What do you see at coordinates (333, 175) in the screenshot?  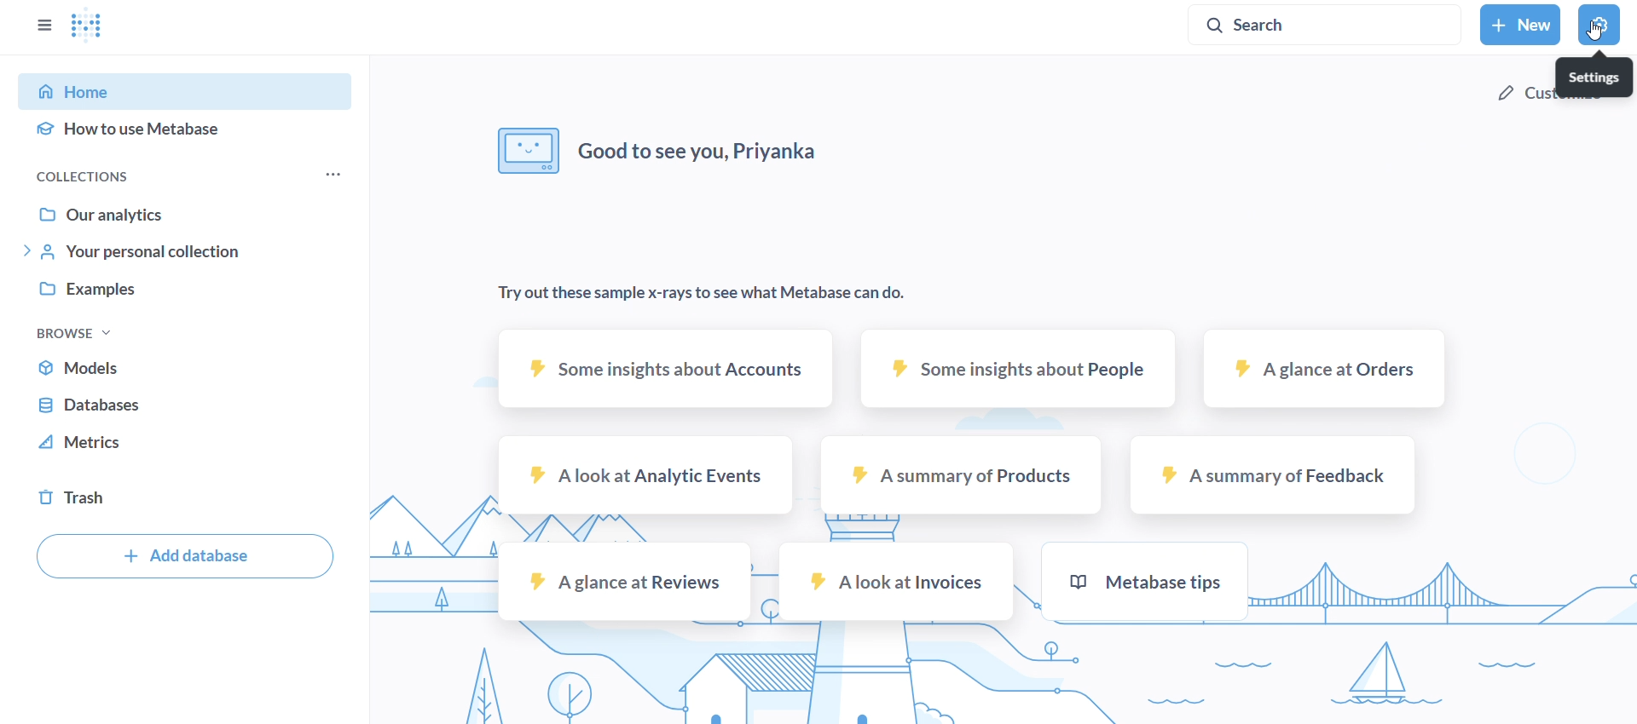 I see `more` at bounding box center [333, 175].